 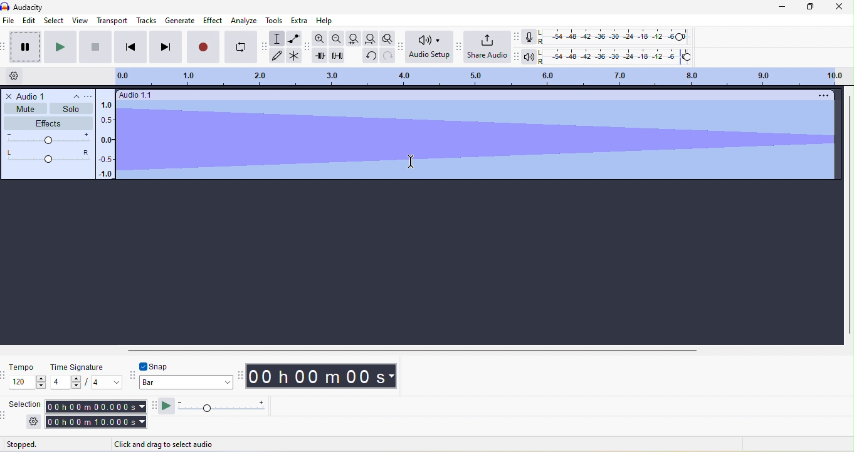 What do you see at coordinates (480, 349) in the screenshot?
I see `horizontal scroll bar` at bounding box center [480, 349].